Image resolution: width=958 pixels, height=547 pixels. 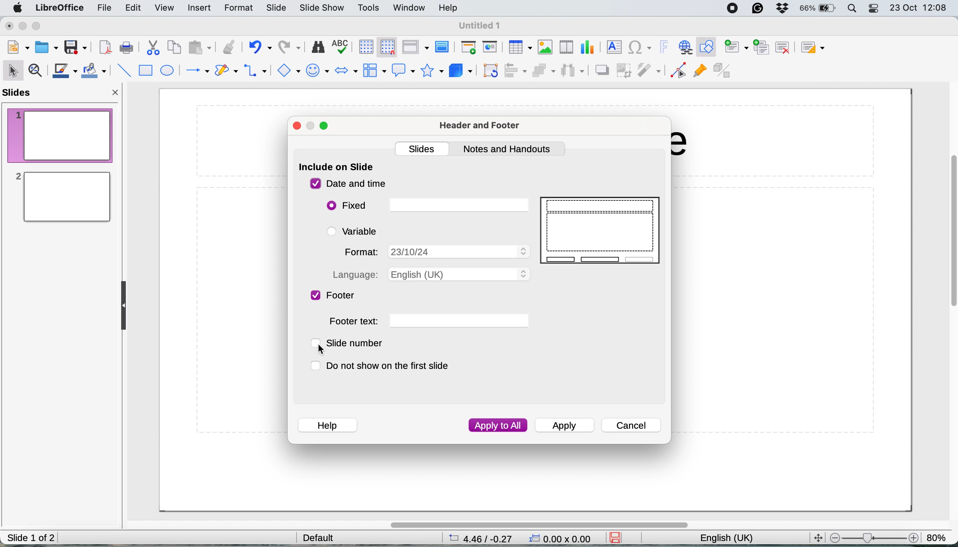 What do you see at coordinates (20, 93) in the screenshot?
I see `slides` at bounding box center [20, 93].